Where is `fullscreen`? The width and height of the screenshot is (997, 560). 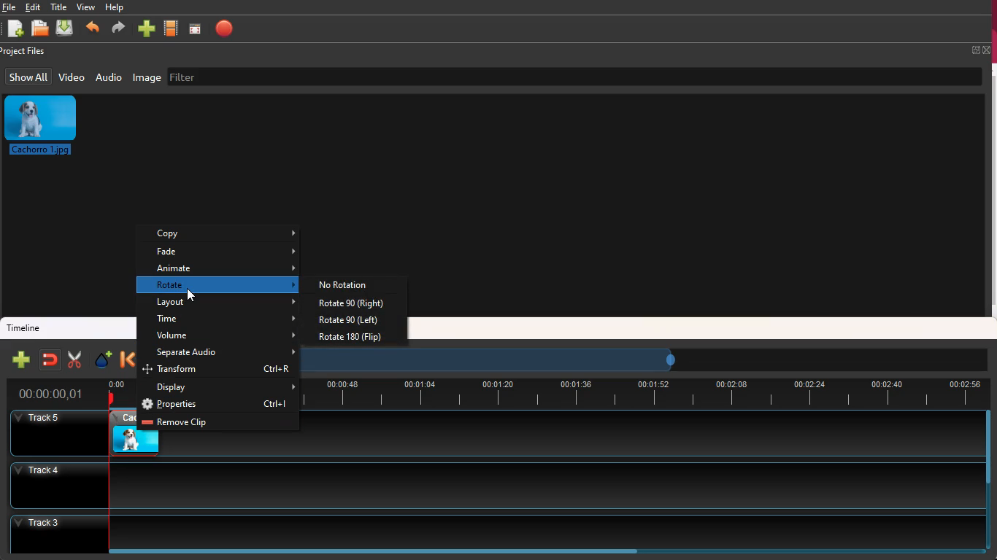
fullscreen is located at coordinates (979, 48).